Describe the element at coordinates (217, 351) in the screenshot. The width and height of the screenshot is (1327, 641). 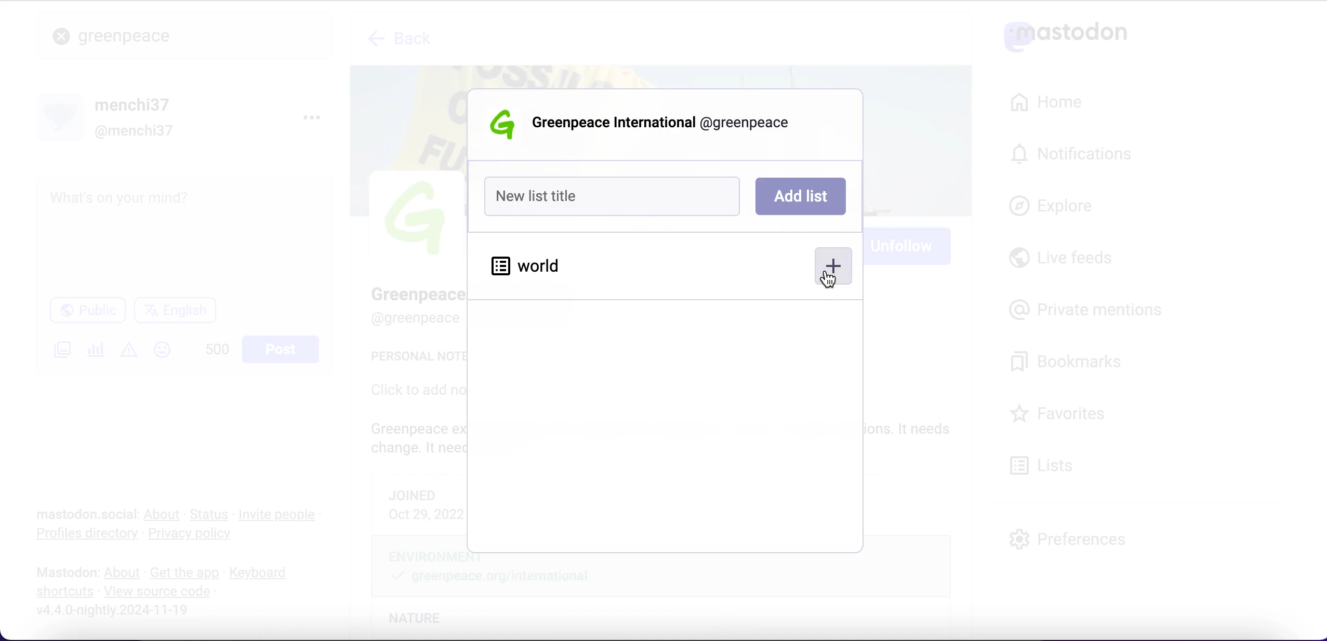
I see `characters` at that location.